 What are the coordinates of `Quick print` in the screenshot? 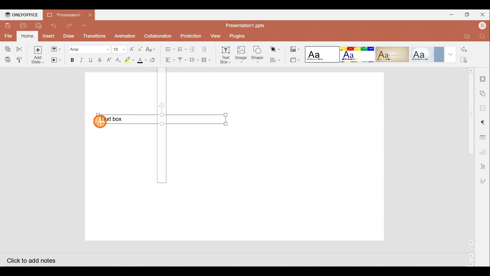 It's located at (38, 26).